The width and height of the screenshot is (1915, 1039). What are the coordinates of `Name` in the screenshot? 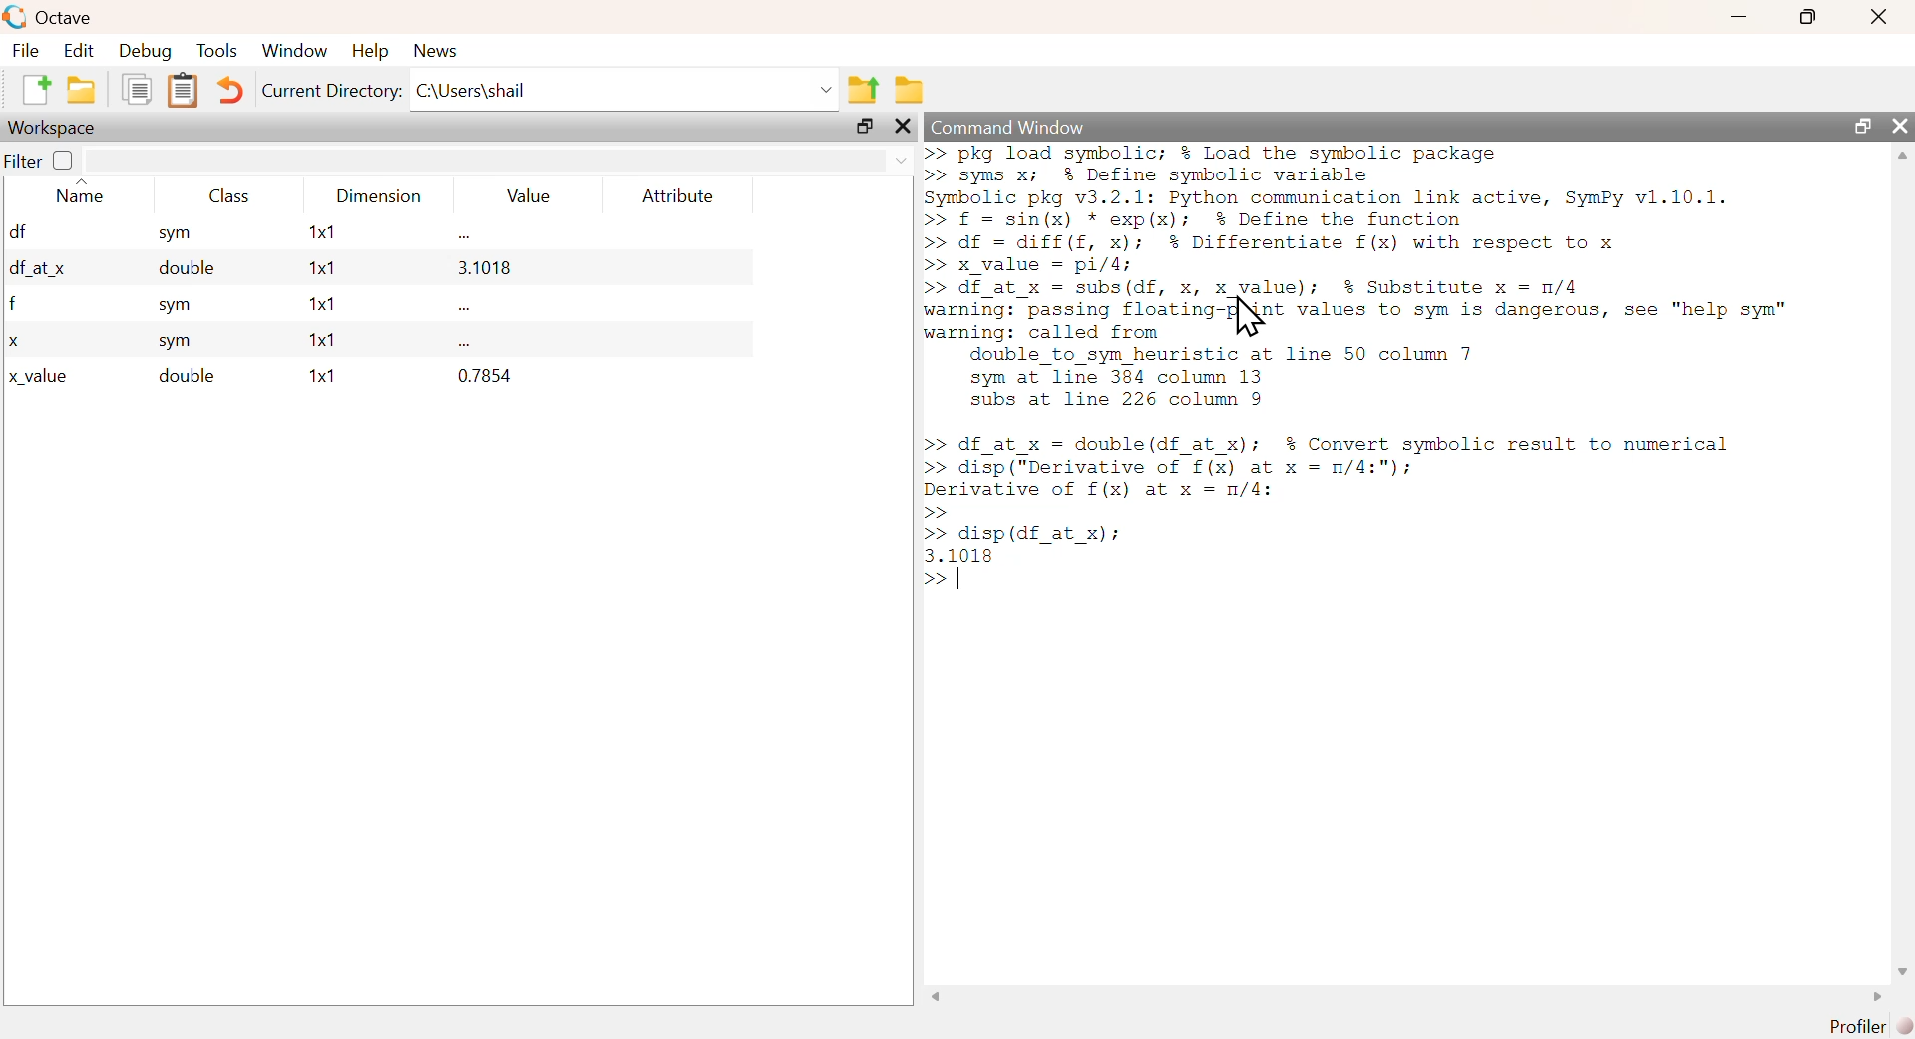 It's located at (80, 192).